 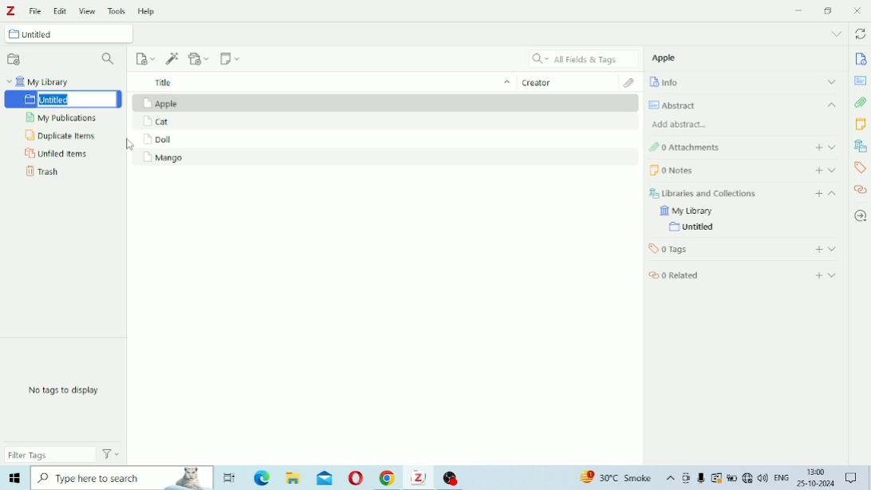 What do you see at coordinates (65, 389) in the screenshot?
I see `No tags to display` at bounding box center [65, 389].